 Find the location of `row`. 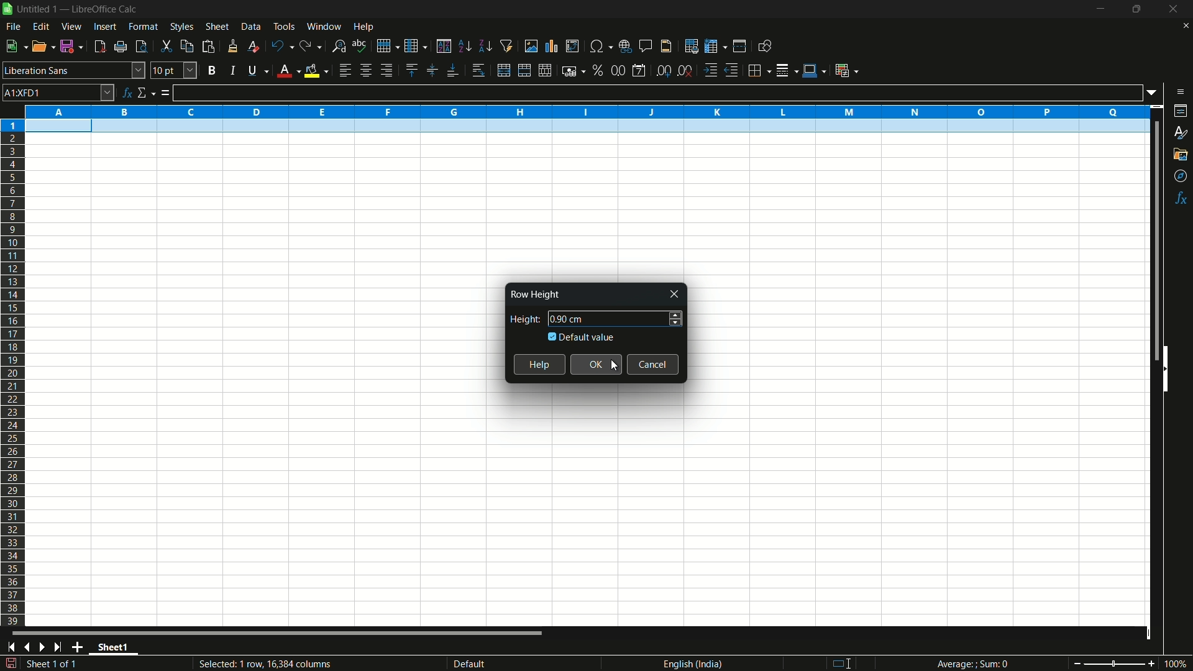

row is located at coordinates (388, 45).